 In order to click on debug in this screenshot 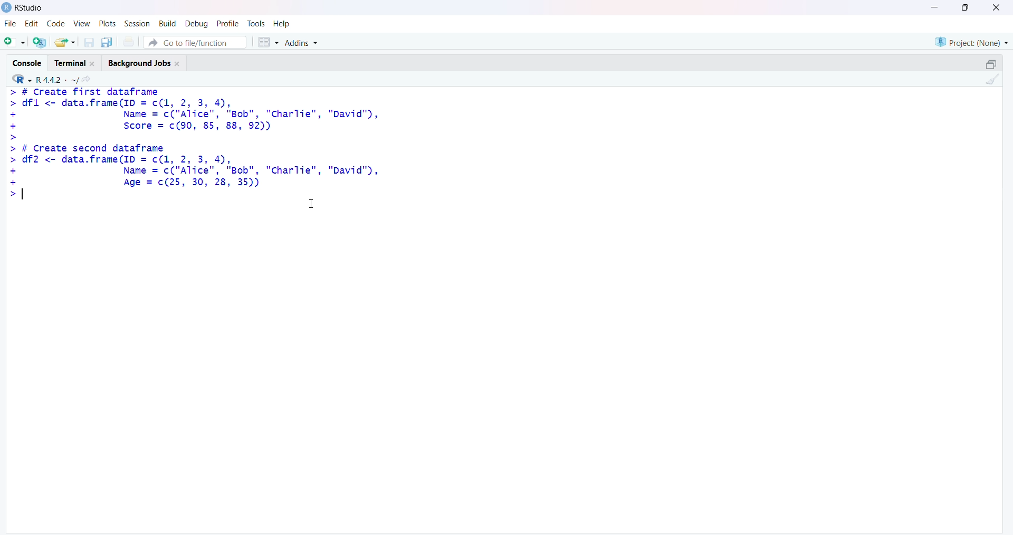, I will do `click(198, 24)`.